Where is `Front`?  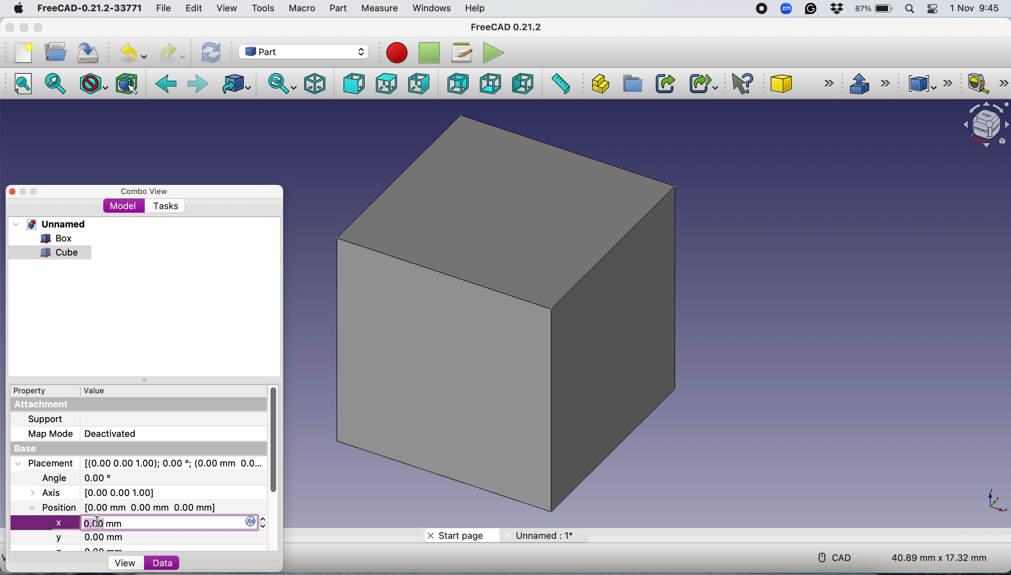
Front is located at coordinates (352, 84).